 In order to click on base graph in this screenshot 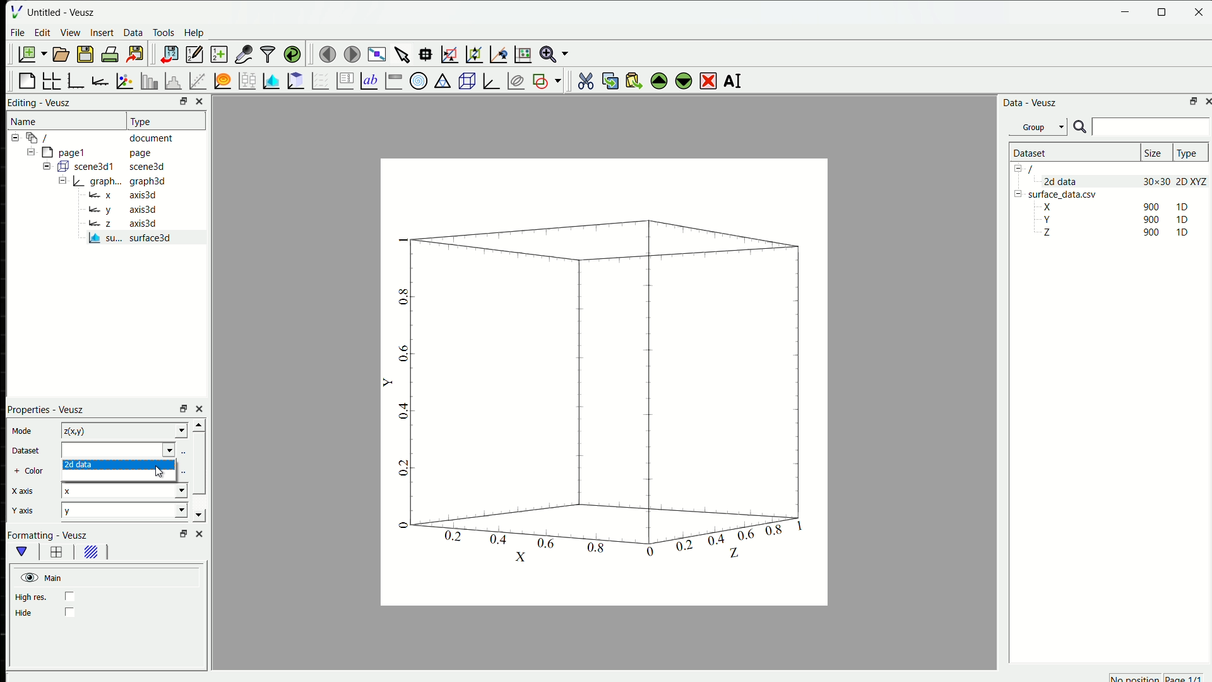, I will do `click(77, 80)`.